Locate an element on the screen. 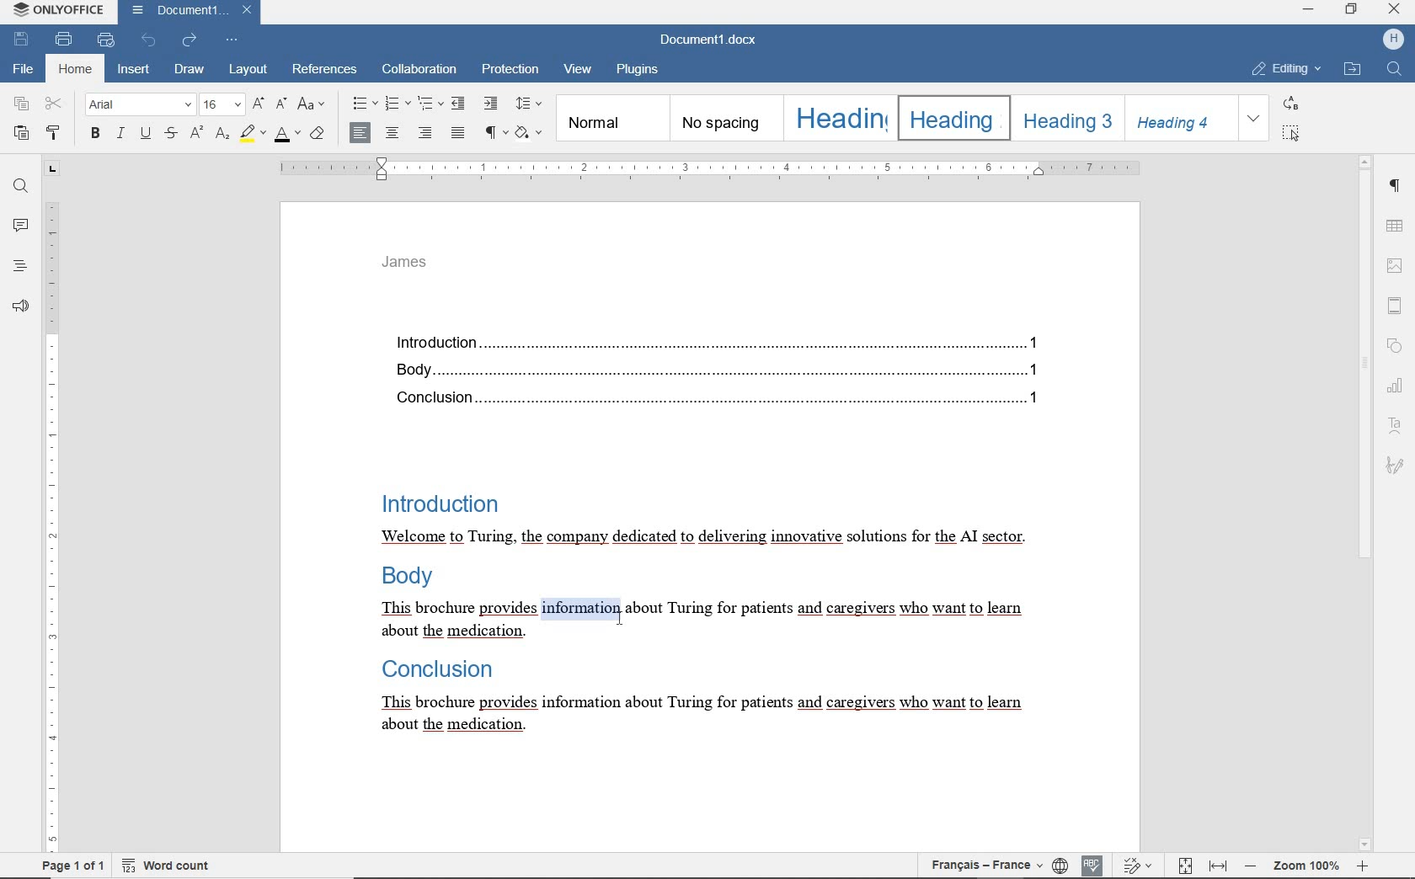 This screenshot has height=879, width=1415. OPEN FILE LOCATION is located at coordinates (1352, 71).